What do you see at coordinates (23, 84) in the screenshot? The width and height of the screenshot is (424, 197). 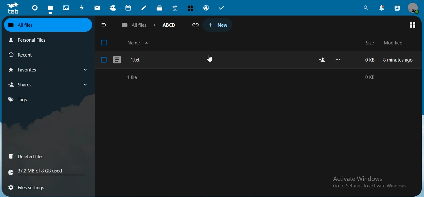 I see `shares` at bounding box center [23, 84].